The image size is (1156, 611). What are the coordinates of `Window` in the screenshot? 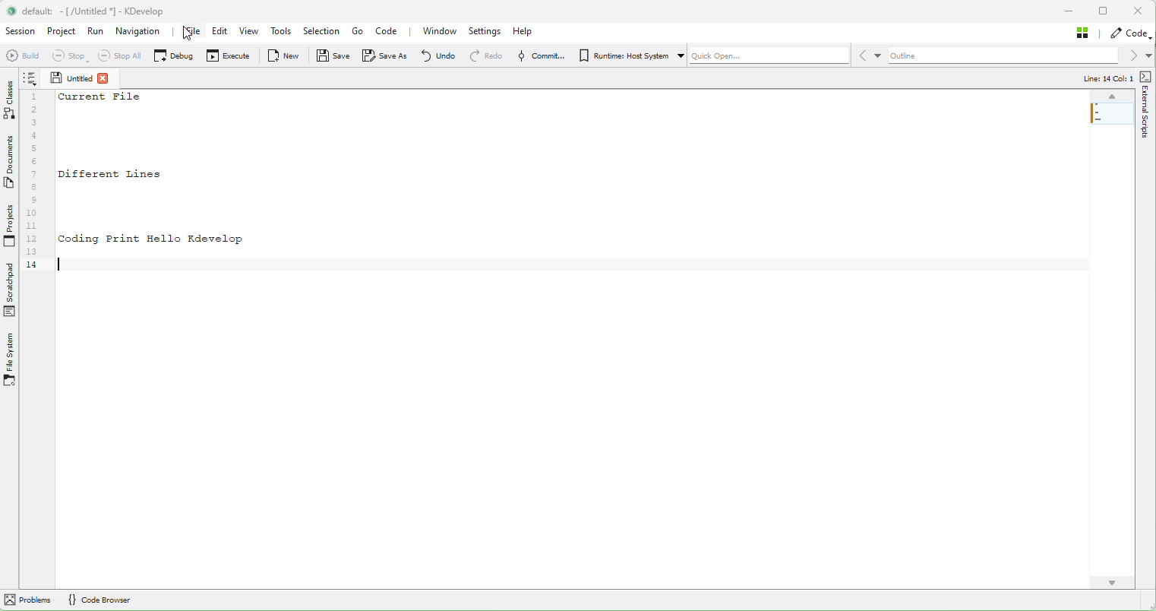 It's located at (439, 32).